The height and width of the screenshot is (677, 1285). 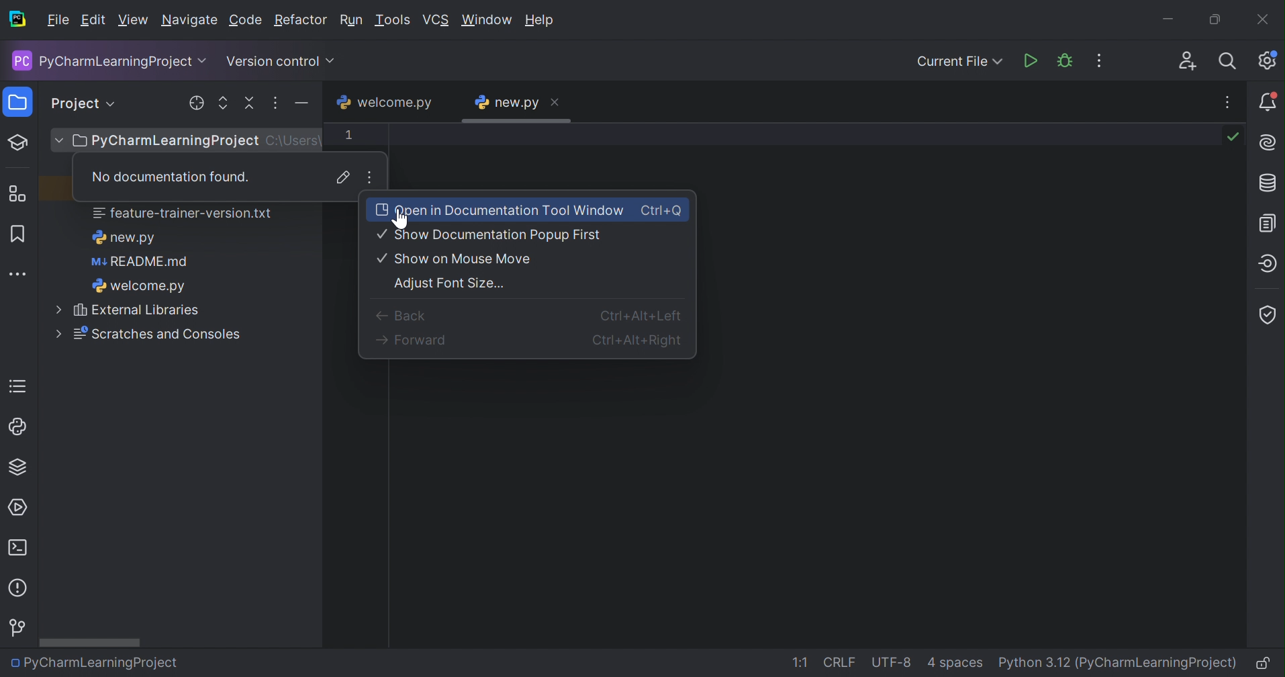 I want to click on CRLF, so click(x=840, y=663).